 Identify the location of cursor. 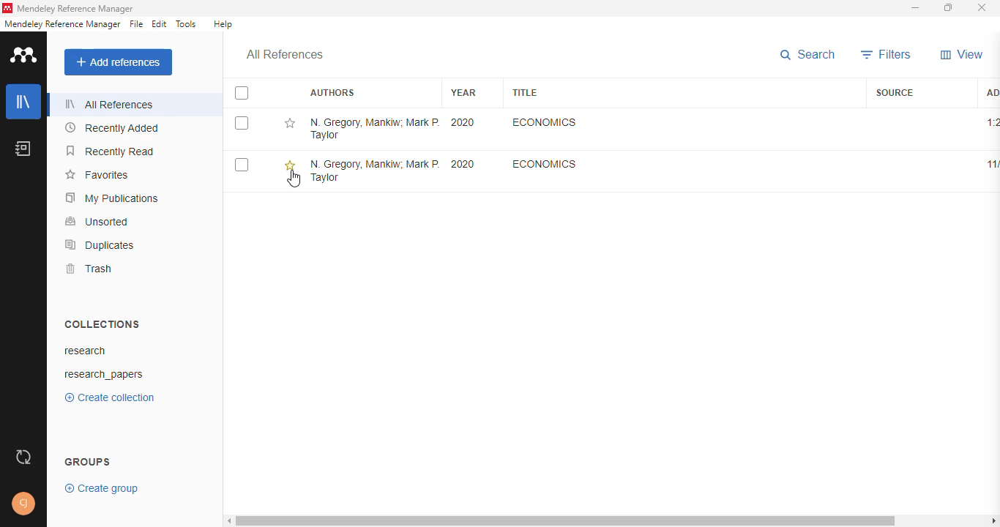
(294, 179).